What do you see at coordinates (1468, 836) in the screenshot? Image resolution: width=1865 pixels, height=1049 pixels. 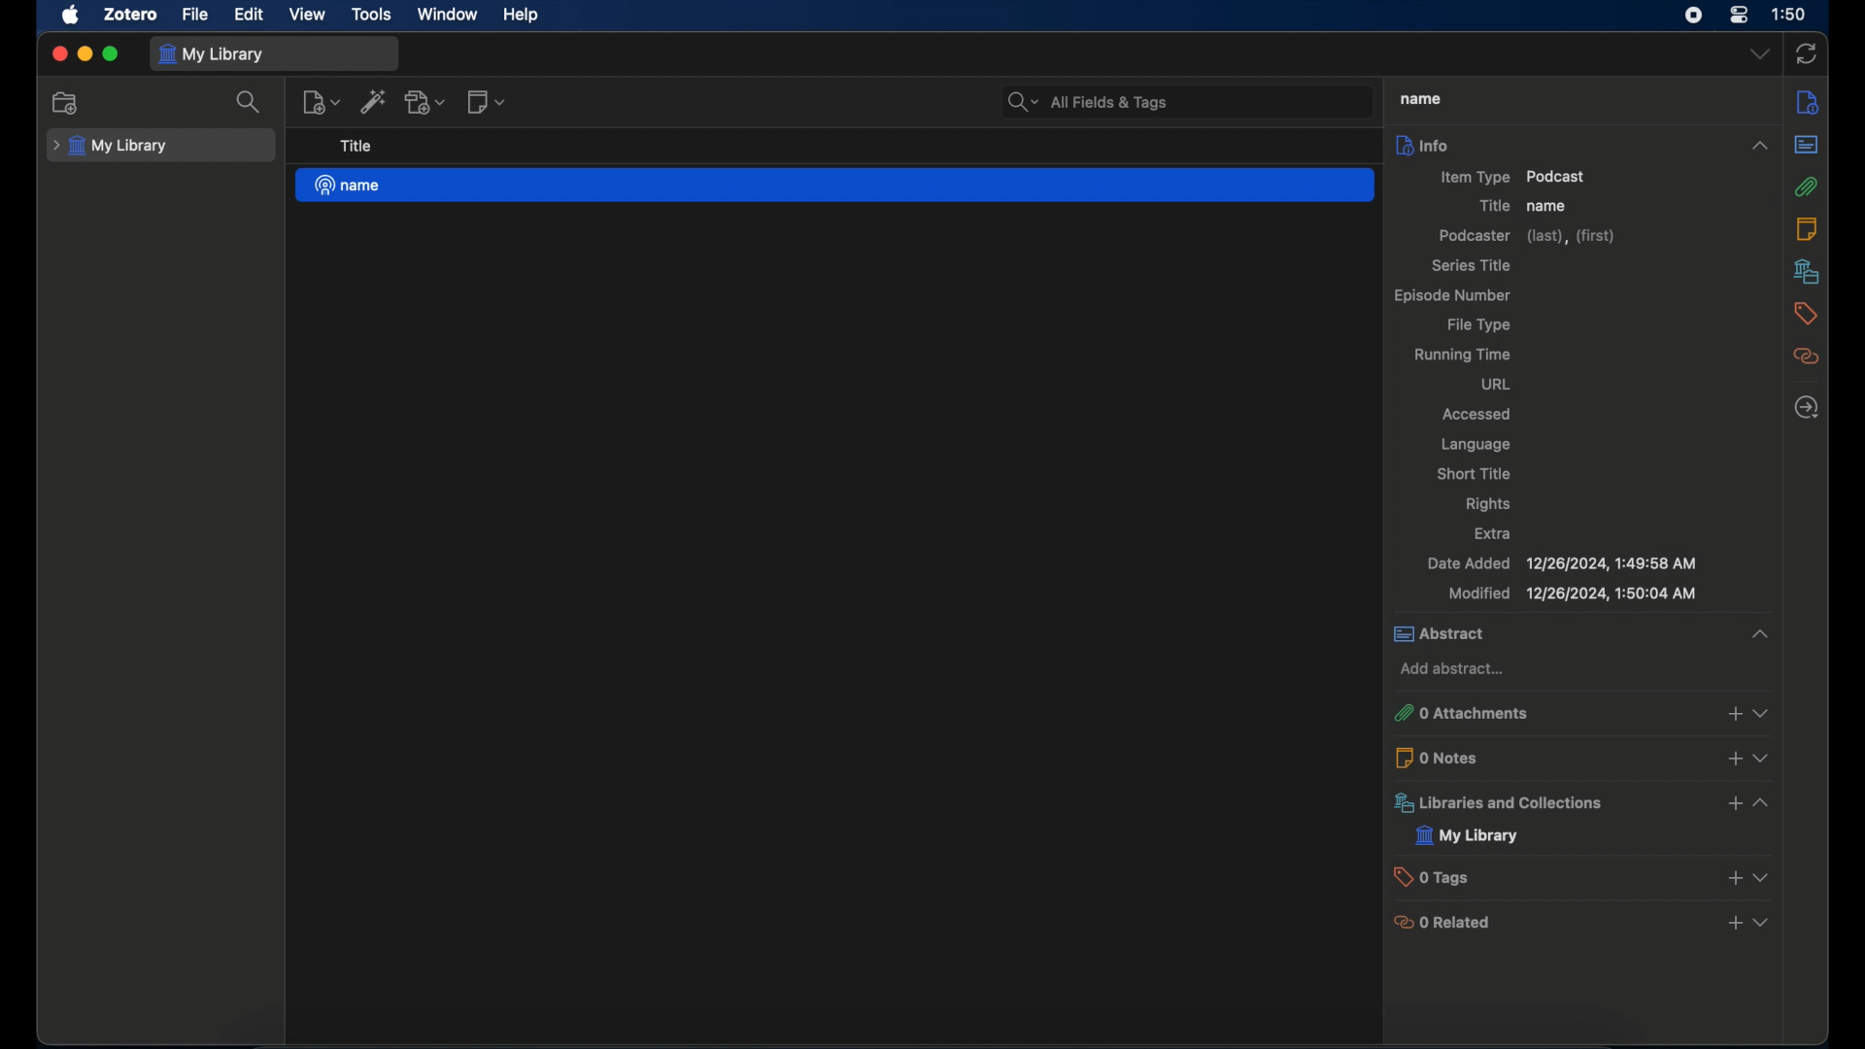 I see `my library` at bounding box center [1468, 836].